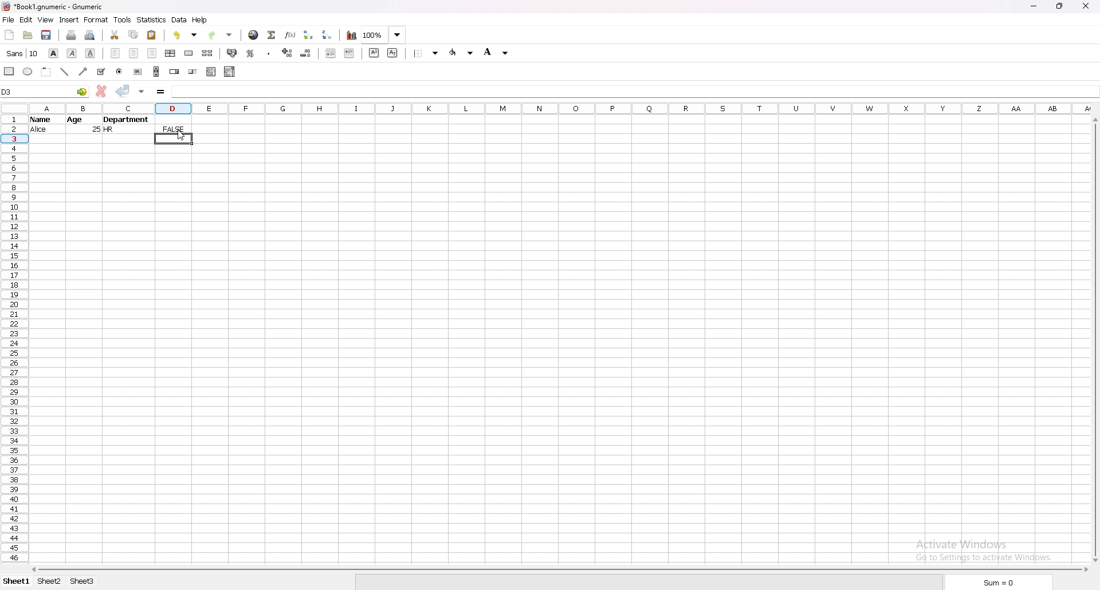  Describe the element at coordinates (231, 53) in the screenshot. I see `accounting` at that location.